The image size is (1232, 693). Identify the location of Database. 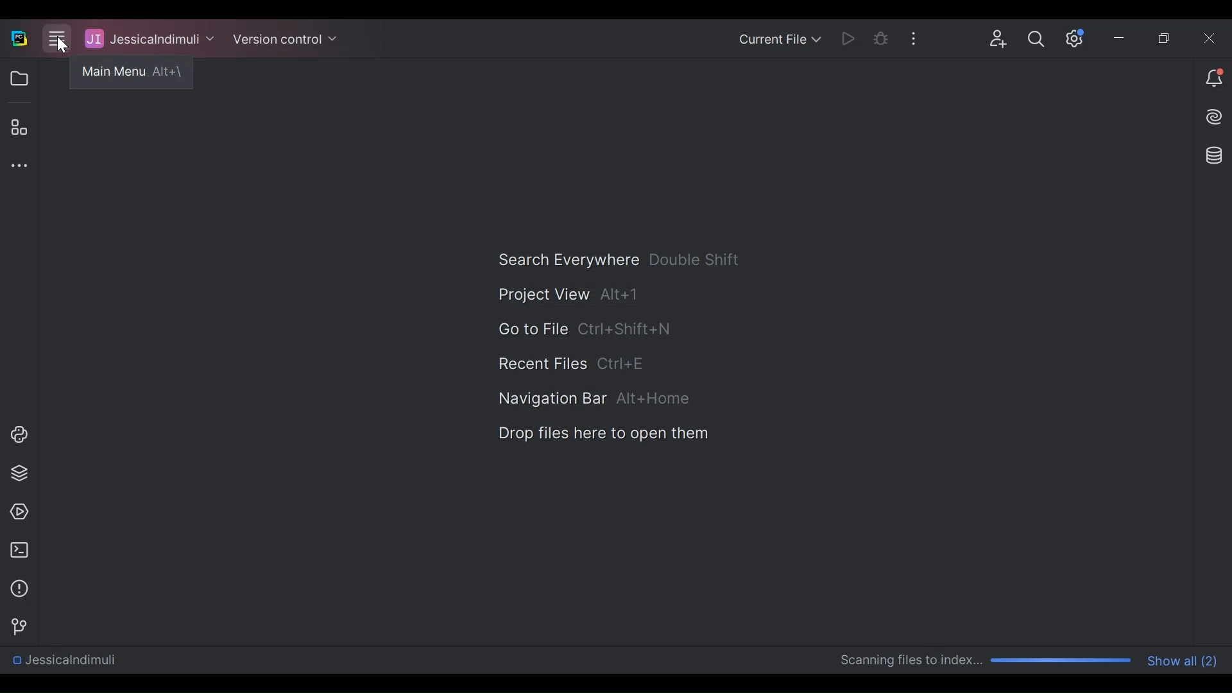
(1216, 155).